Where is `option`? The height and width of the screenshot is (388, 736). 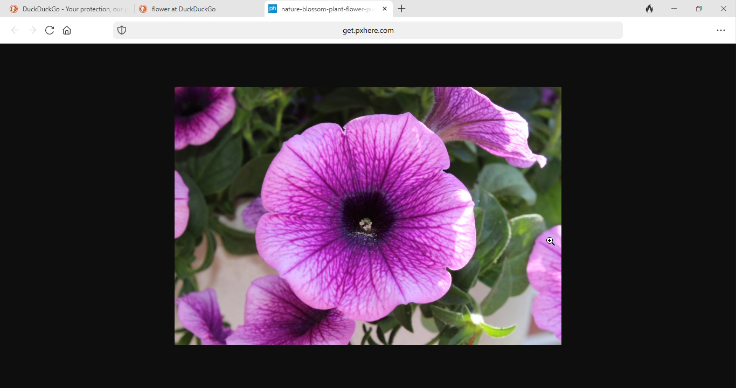 option is located at coordinates (721, 31).